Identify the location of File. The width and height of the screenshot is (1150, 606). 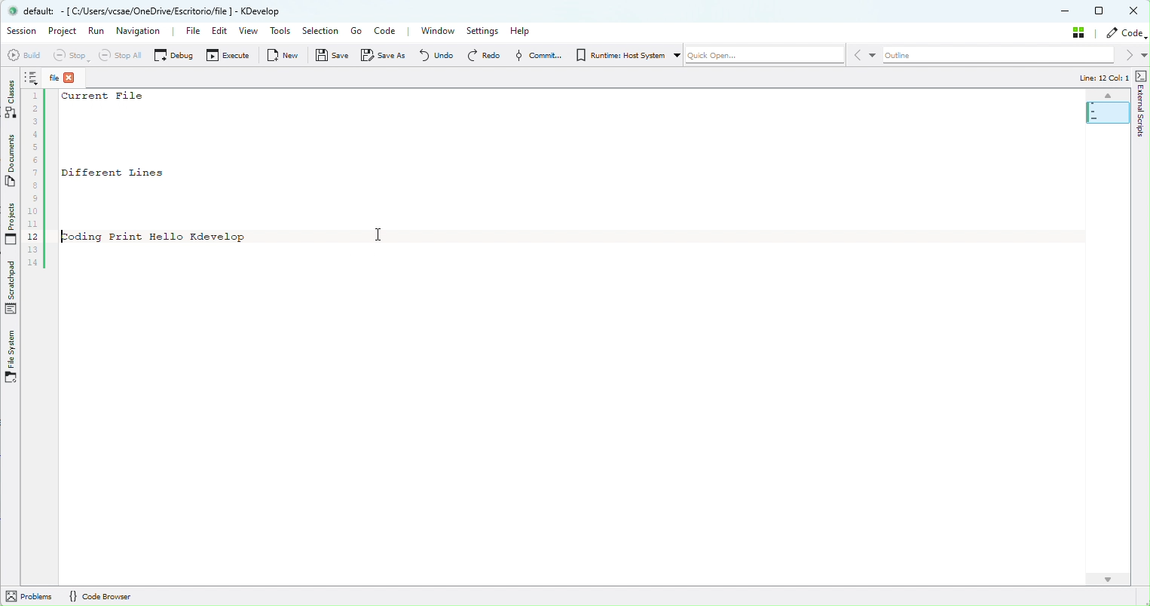
(68, 78).